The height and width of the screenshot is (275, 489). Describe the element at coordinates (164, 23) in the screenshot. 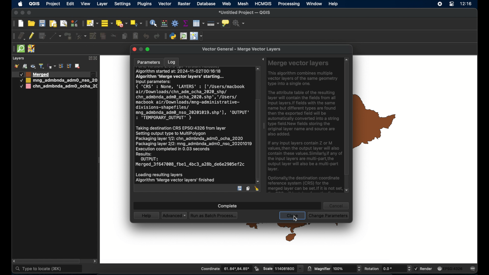

I see `open field calculator` at that location.